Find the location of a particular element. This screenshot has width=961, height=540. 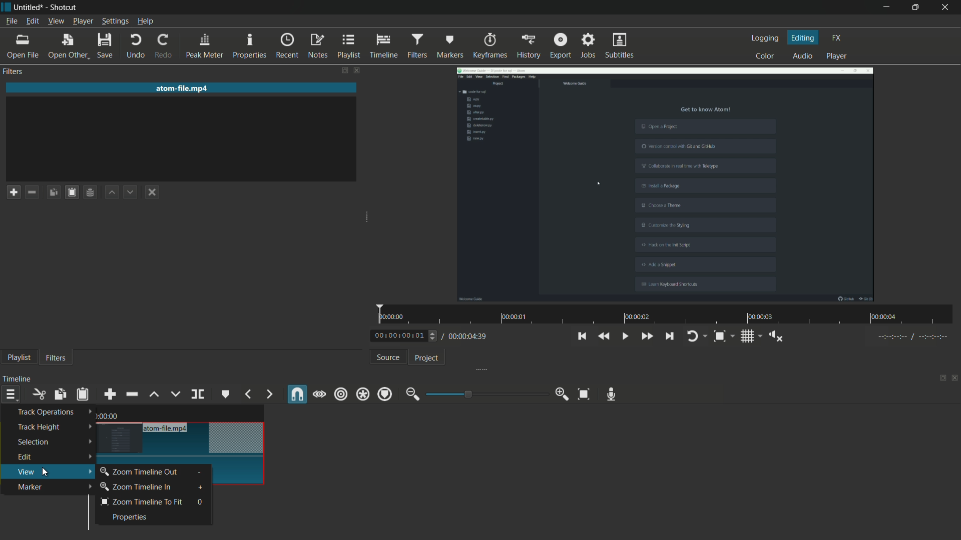

move filter down is located at coordinates (131, 193).